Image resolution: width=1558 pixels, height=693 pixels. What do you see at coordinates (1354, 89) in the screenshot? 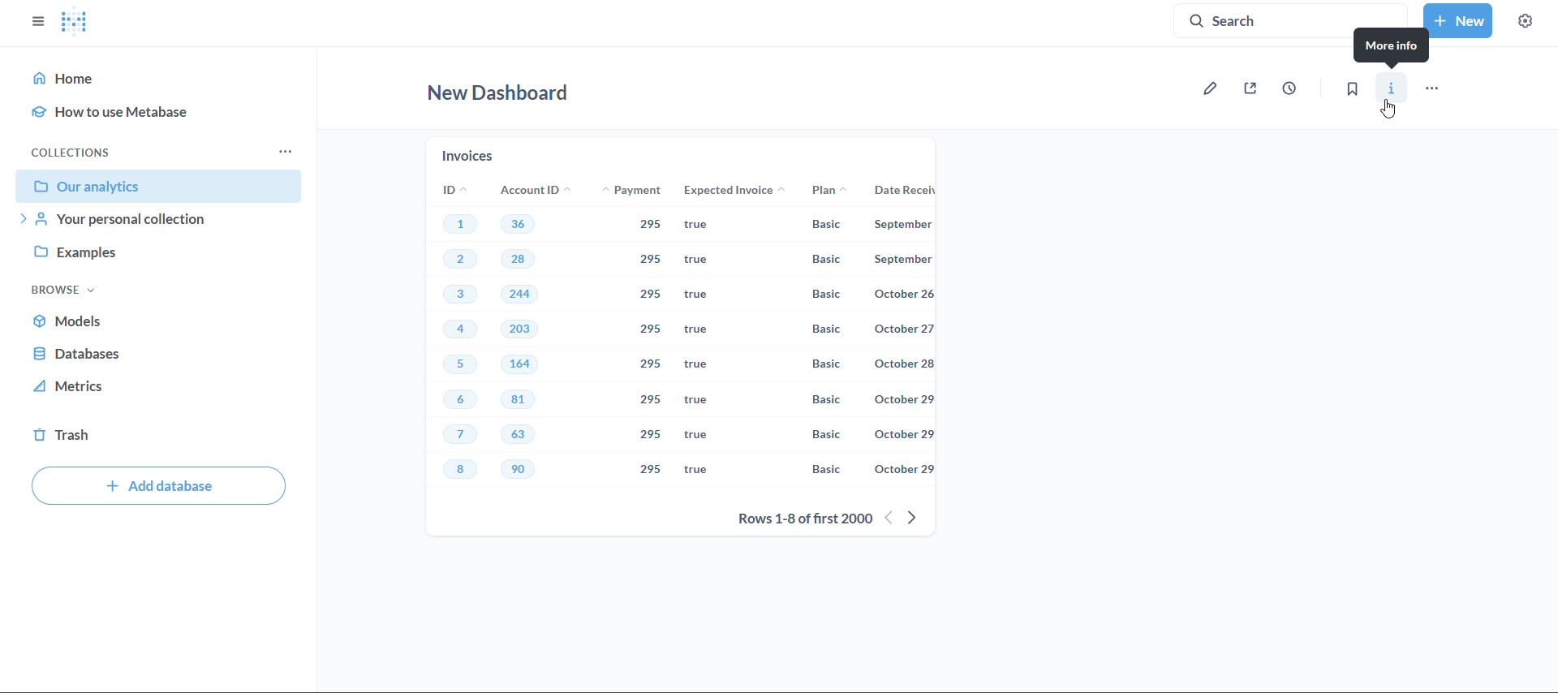
I see `bookmark` at bounding box center [1354, 89].